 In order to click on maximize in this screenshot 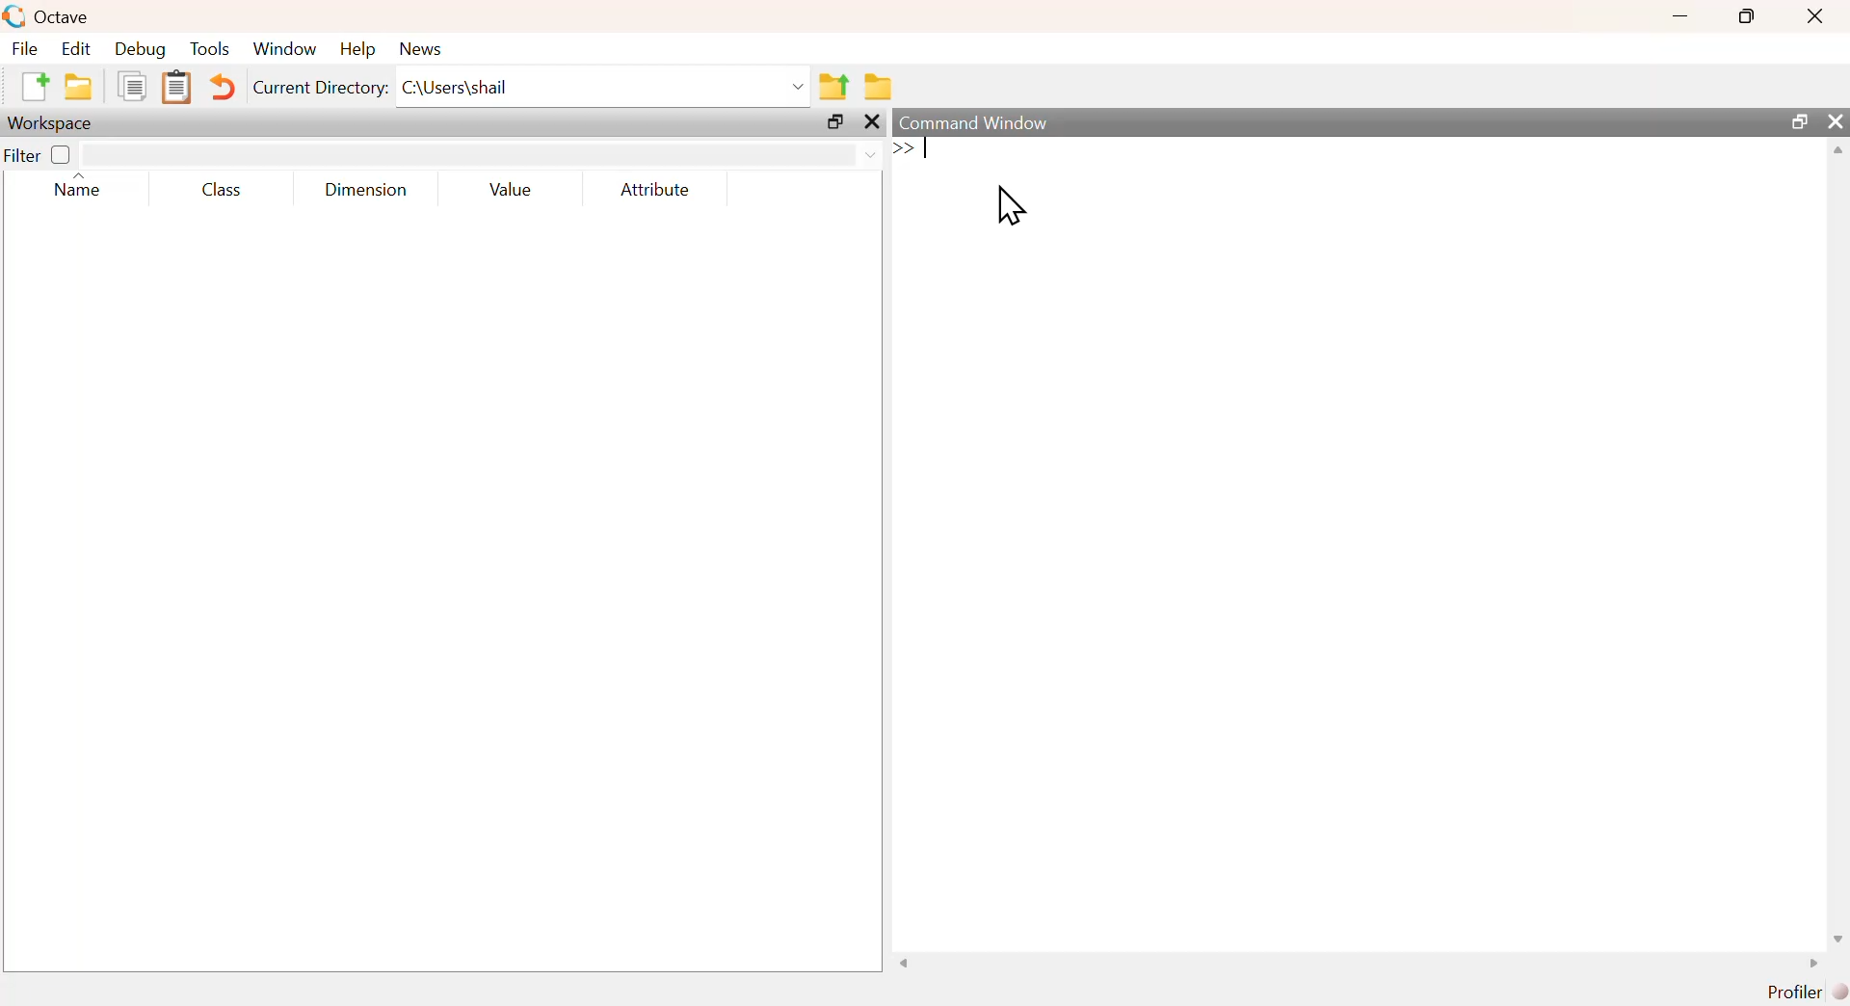, I will do `click(1743, 16)`.